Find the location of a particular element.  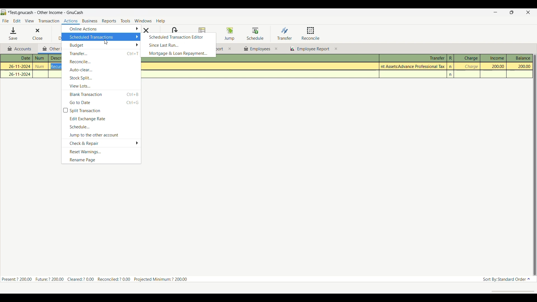

Transfer is located at coordinates (284, 33).